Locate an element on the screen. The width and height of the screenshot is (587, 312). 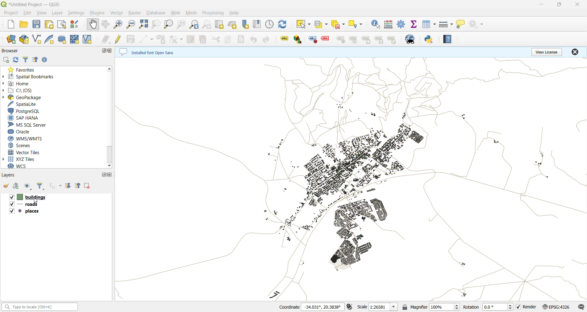
home is located at coordinates (25, 84).